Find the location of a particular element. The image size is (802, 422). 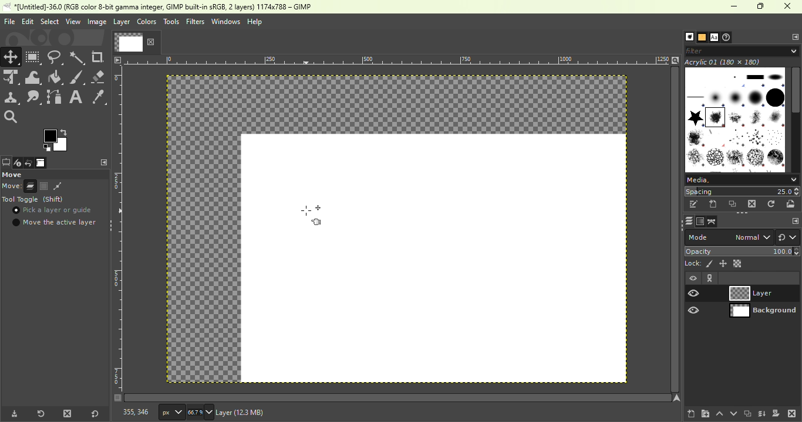

Layers is located at coordinates (686, 221).